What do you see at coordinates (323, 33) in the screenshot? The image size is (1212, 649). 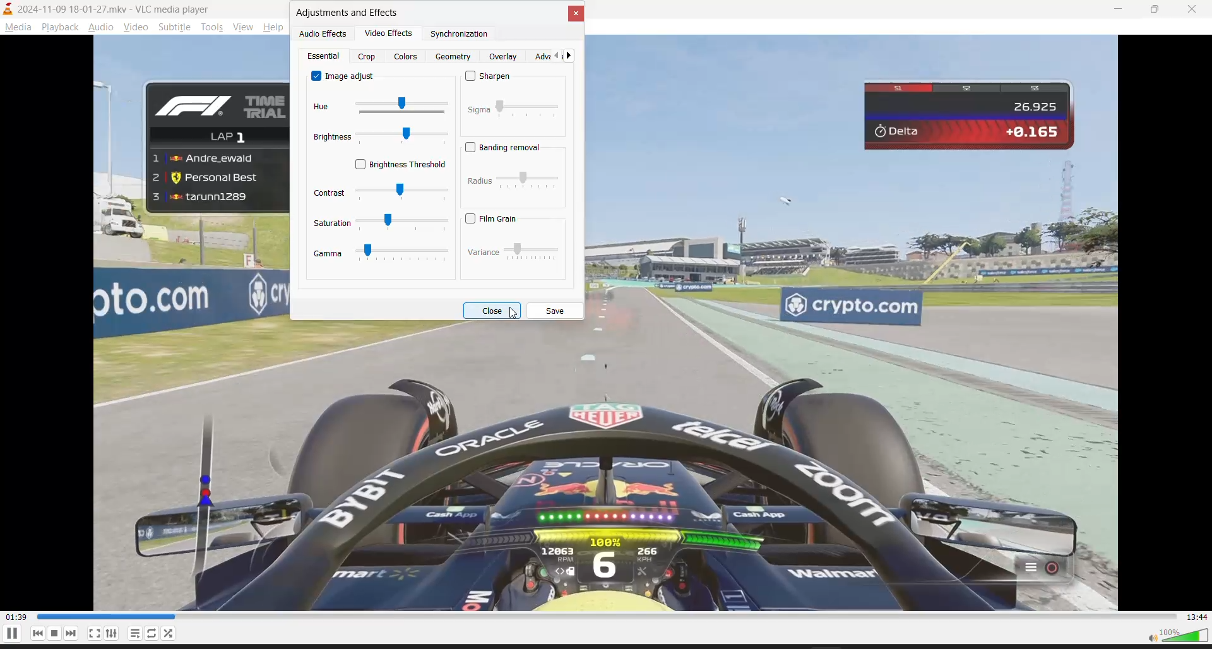 I see `audio effects` at bounding box center [323, 33].